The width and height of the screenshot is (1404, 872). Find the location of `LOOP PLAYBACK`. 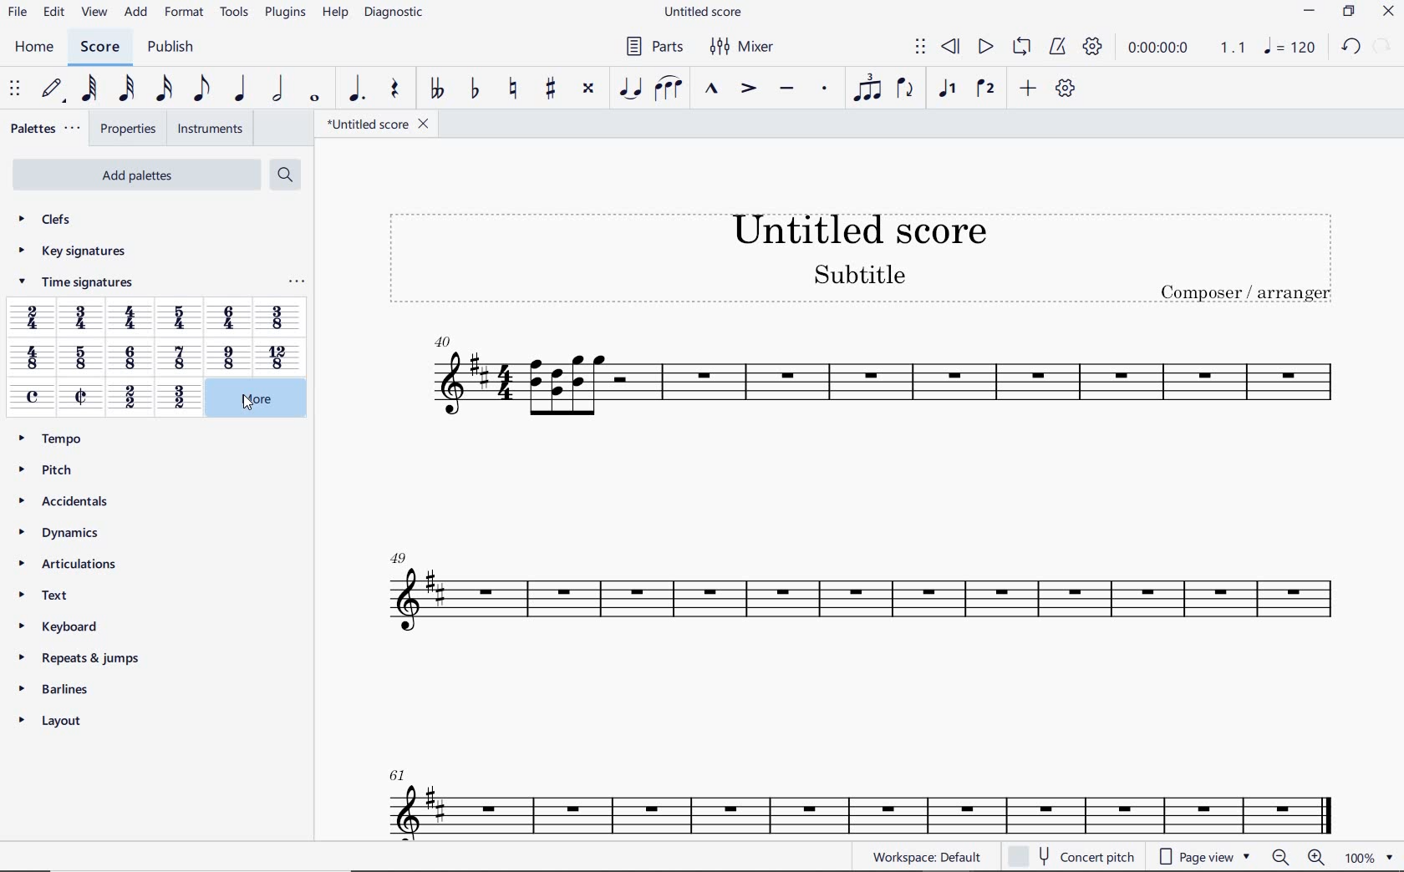

LOOP PLAYBACK is located at coordinates (1020, 48).